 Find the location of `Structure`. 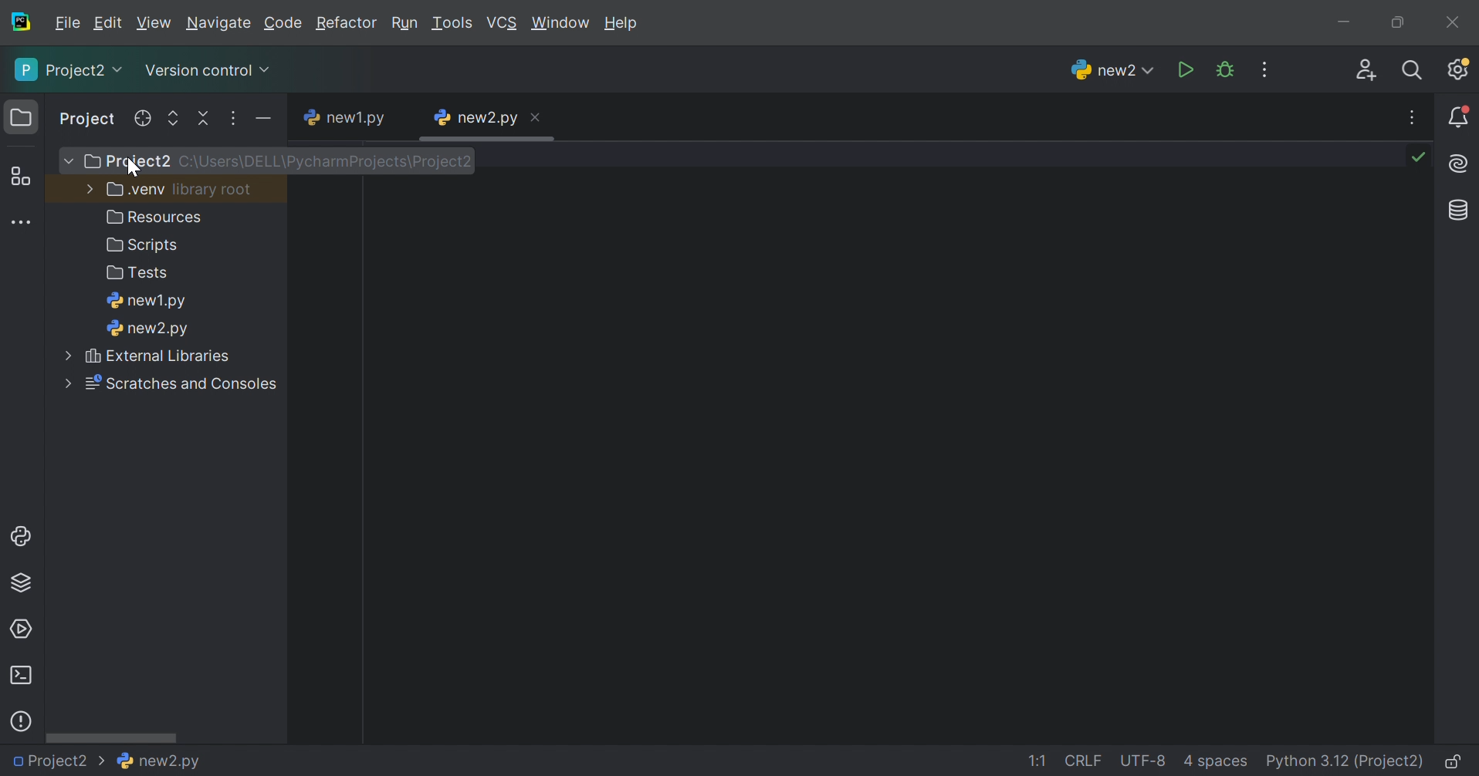

Structure is located at coordinates (19, 176).